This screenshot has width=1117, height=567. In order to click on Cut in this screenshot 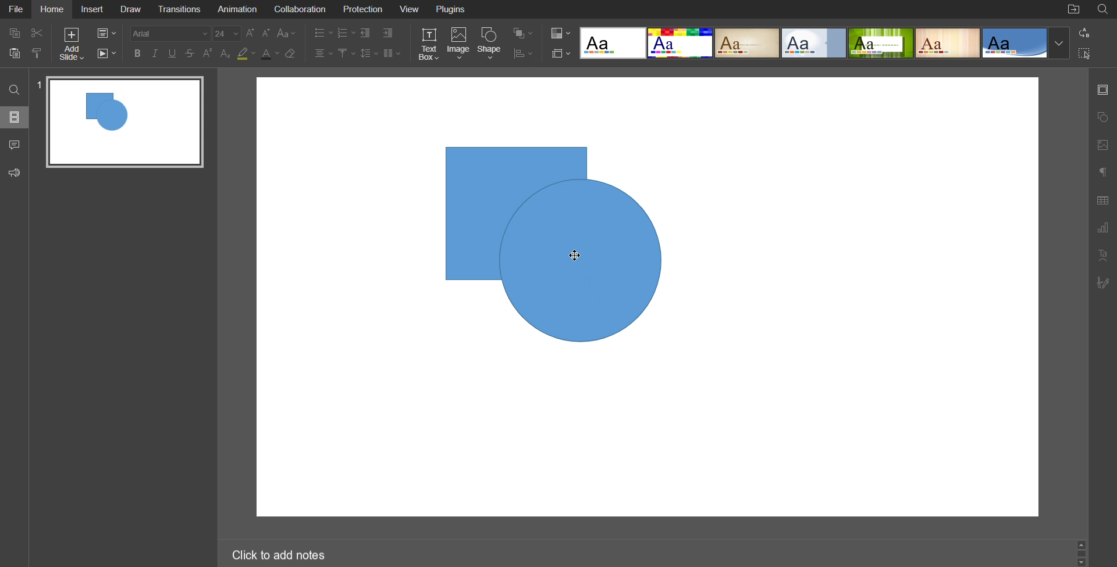, I will do `click(37, 34)`.